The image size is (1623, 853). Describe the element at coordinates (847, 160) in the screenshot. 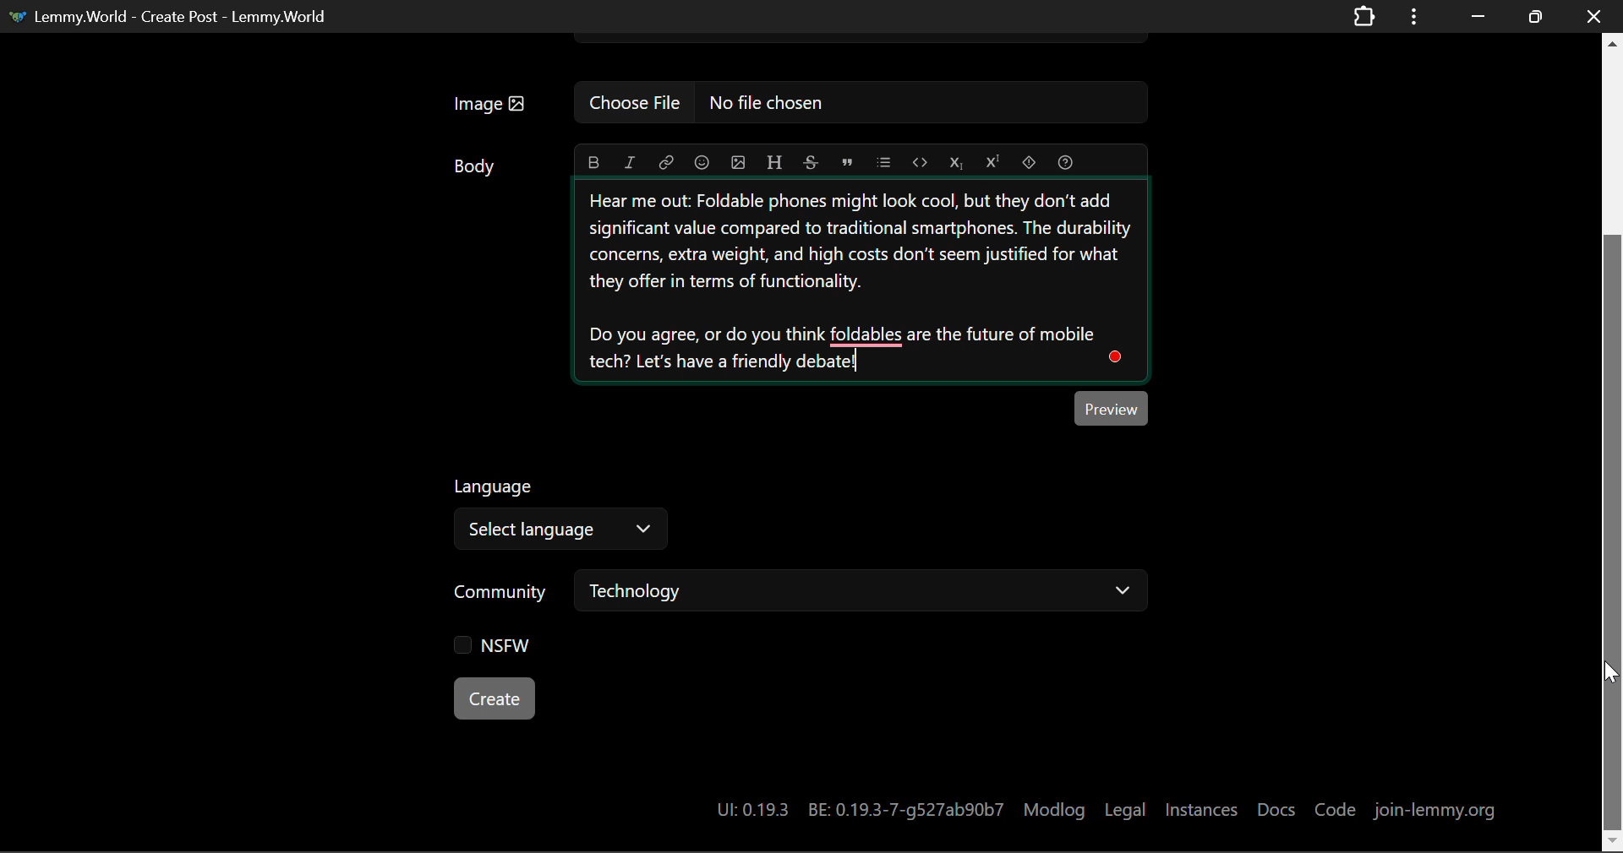

I see `quote` at that location.